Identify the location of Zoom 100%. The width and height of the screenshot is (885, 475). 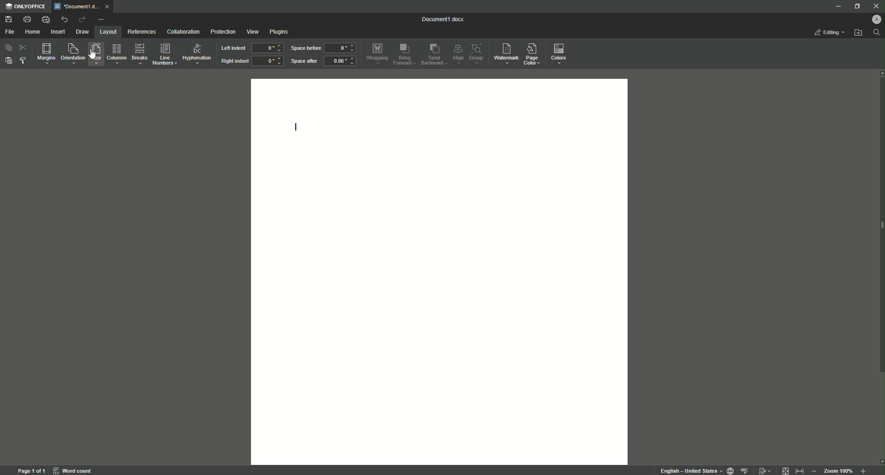
(838, 470).